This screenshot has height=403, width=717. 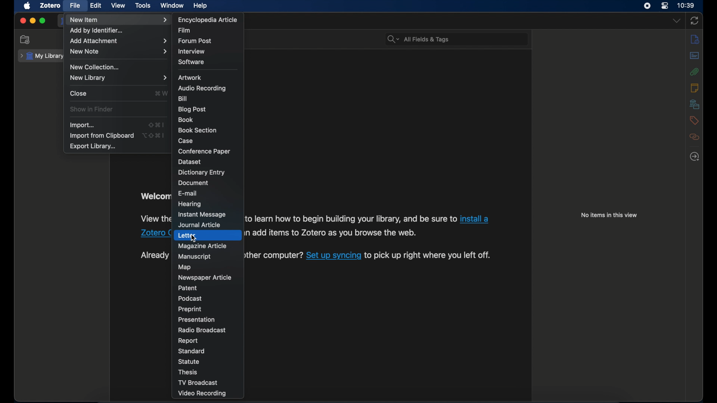 I want to click on New item, so click(x=118, y=20).